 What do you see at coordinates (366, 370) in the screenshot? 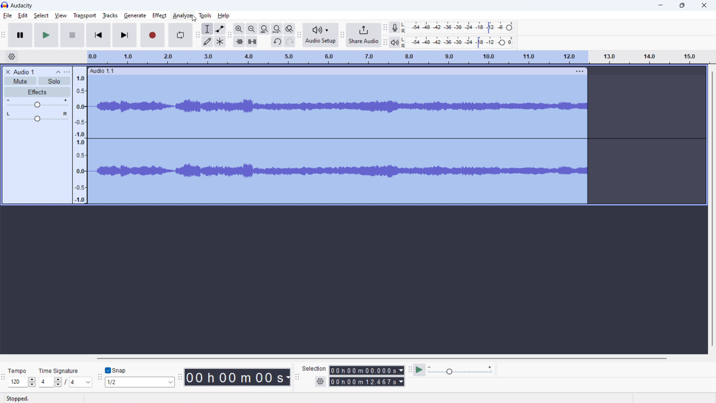
I see `start time` at bounding box center [366, 370].